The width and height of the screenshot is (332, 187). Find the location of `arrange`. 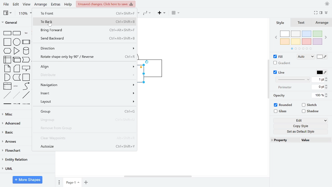

arrange is located at coordinates (41, 5).